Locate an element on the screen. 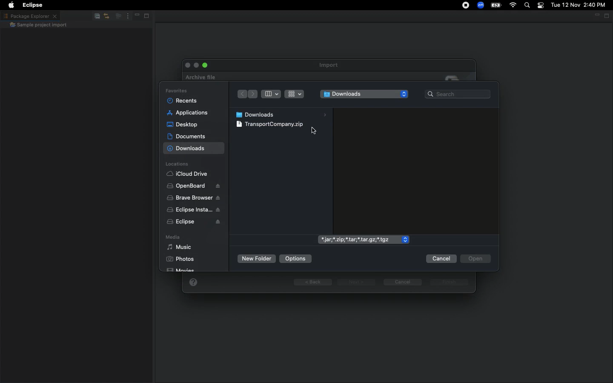 The height and width of the screenshot is (383, 613). OpenBoard is located at coordinates (193, 186).